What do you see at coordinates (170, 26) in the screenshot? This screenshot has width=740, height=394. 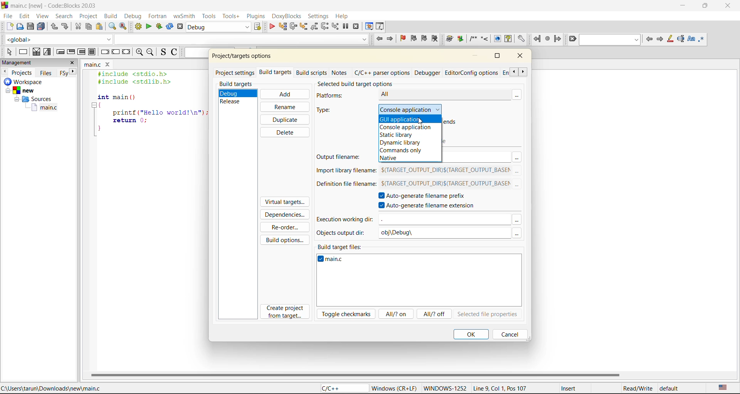 I see `rebuild` at bounding box center [170, 26].